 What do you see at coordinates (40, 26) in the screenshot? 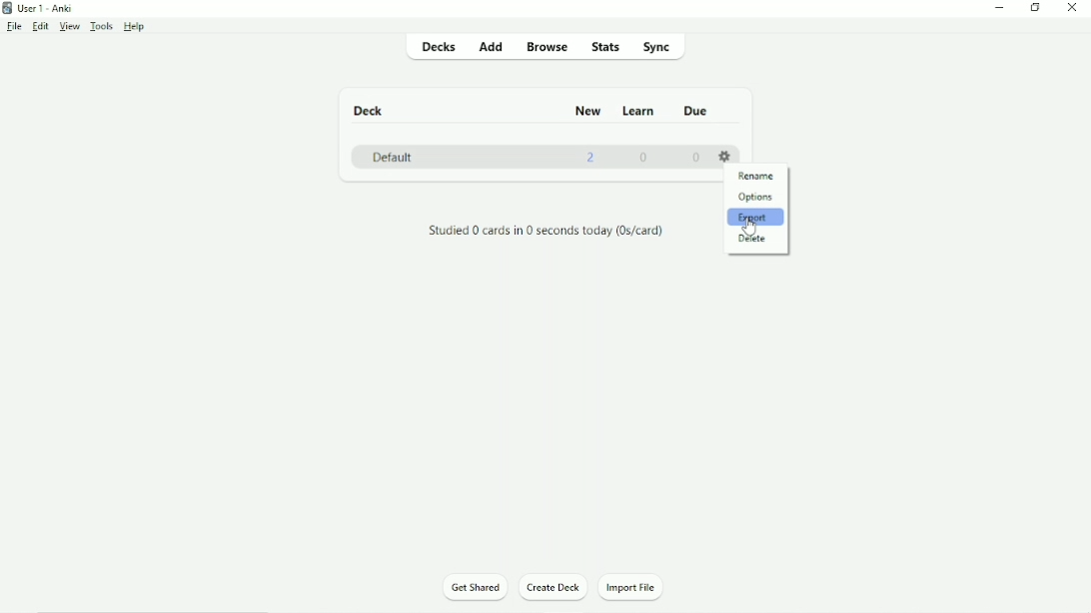
I see `Edit` at bounding box center [40, 26].